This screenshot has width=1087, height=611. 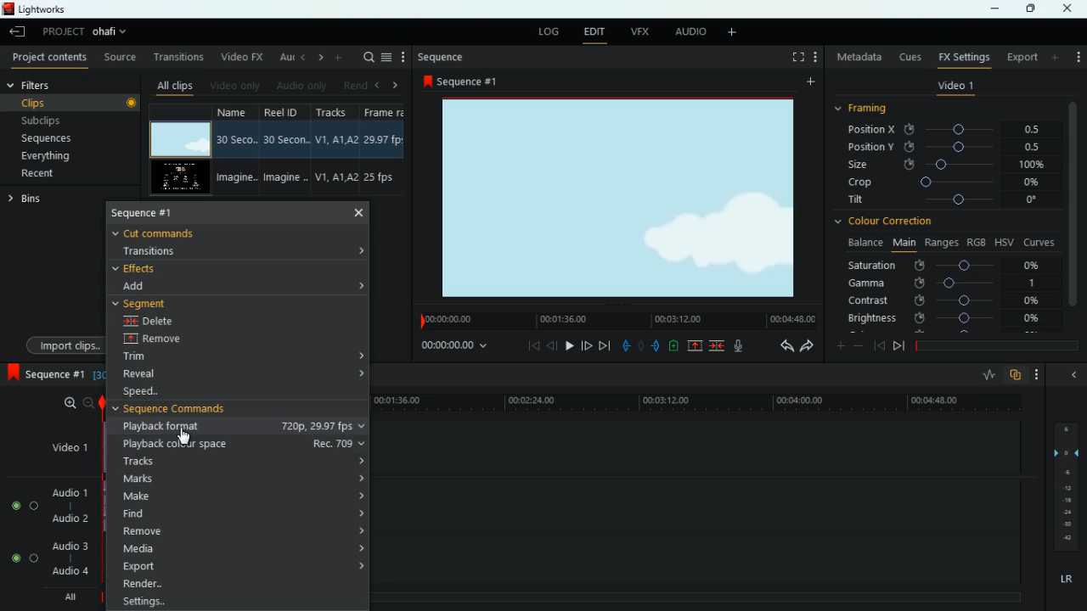 I want to click on forward, so click(x=605, y=346).